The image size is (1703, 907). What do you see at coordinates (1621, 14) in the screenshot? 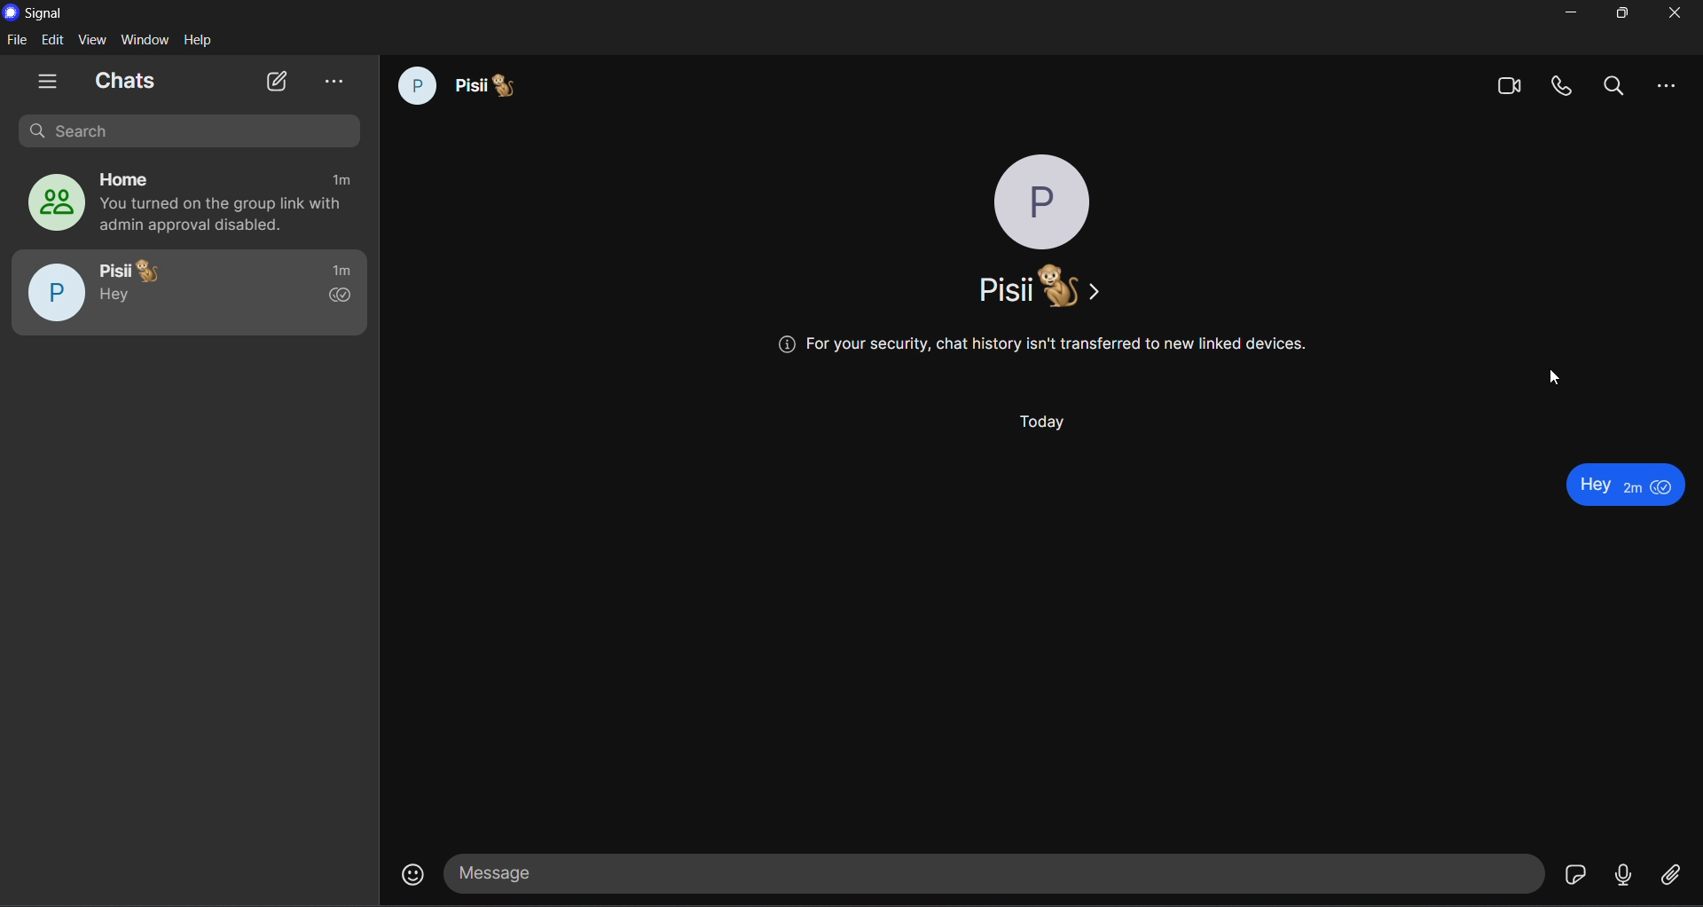
I see `maximize` at bounding box center [1621, 14].